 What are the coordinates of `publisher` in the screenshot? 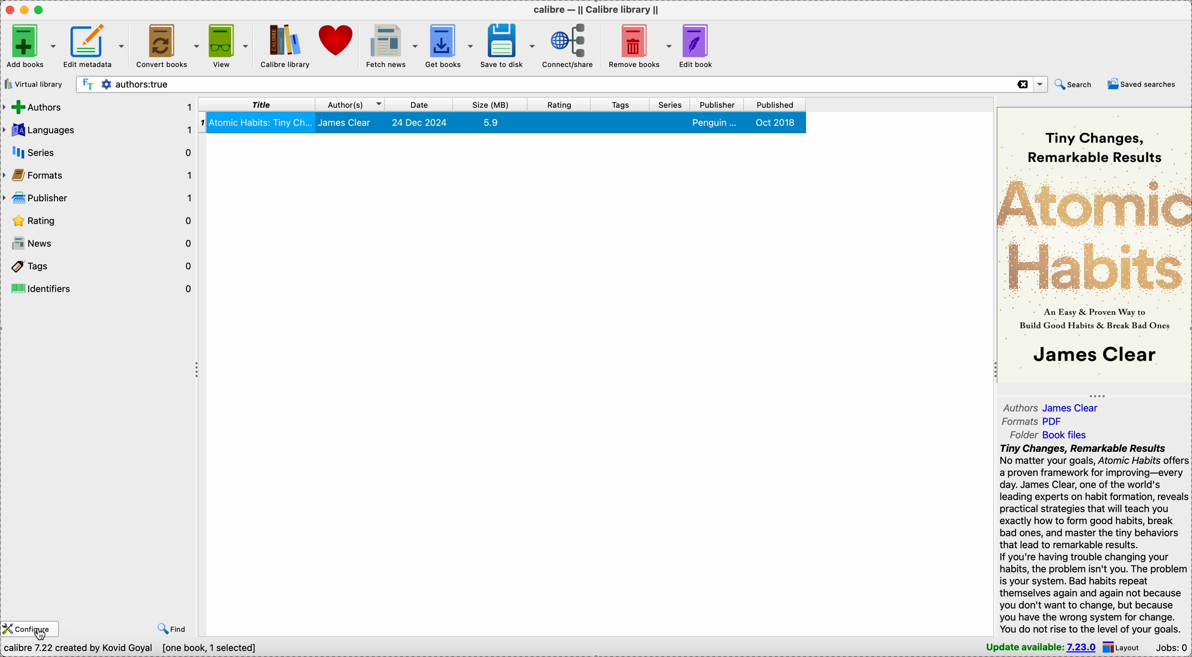 It's located at (718, 104).